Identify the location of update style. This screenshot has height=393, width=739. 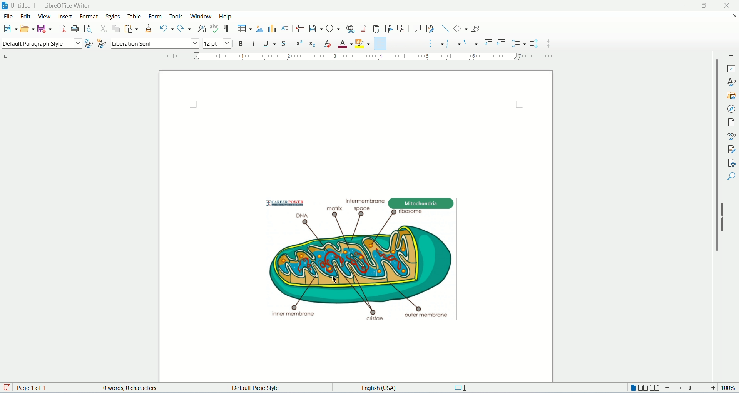
(90, 43).